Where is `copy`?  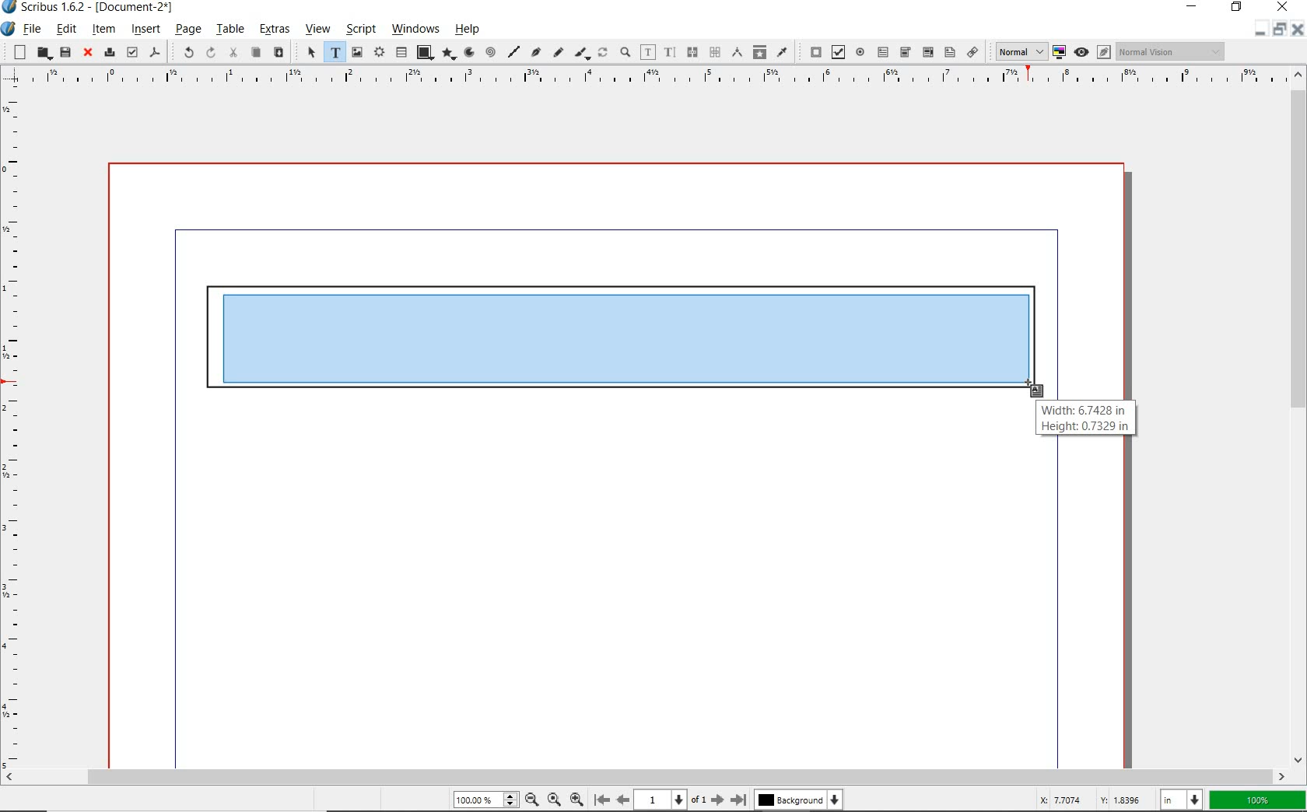 copy is located at coordinates (255, 54).